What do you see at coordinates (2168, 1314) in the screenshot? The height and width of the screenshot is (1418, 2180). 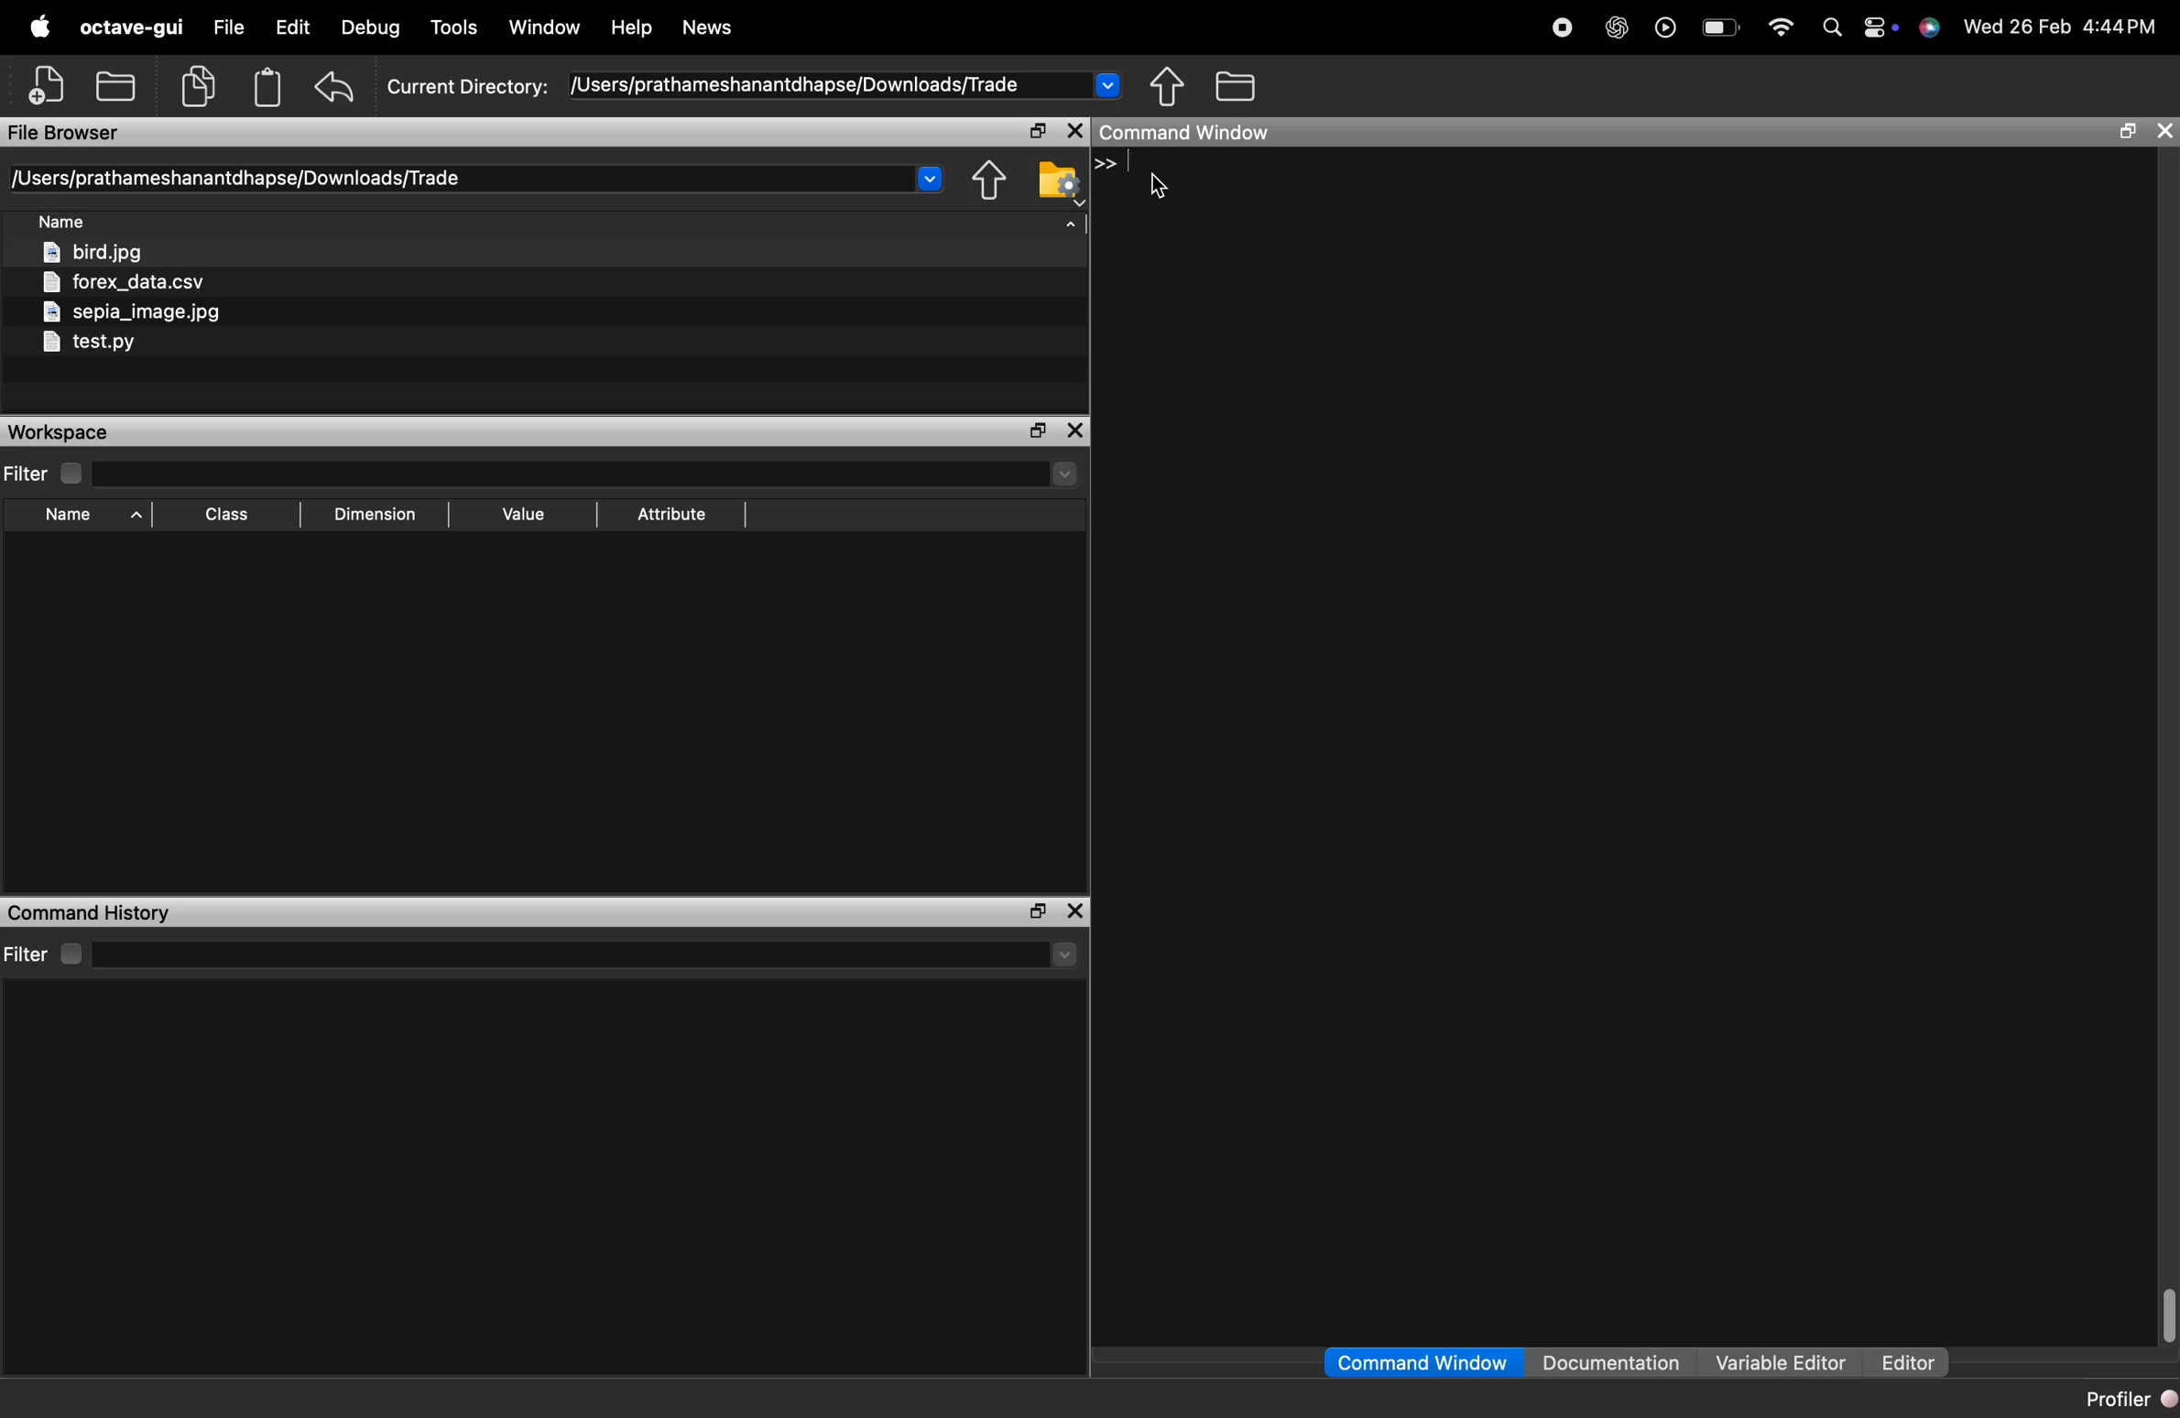 I see `scrollbar` at bounding box center [2168, 1314].